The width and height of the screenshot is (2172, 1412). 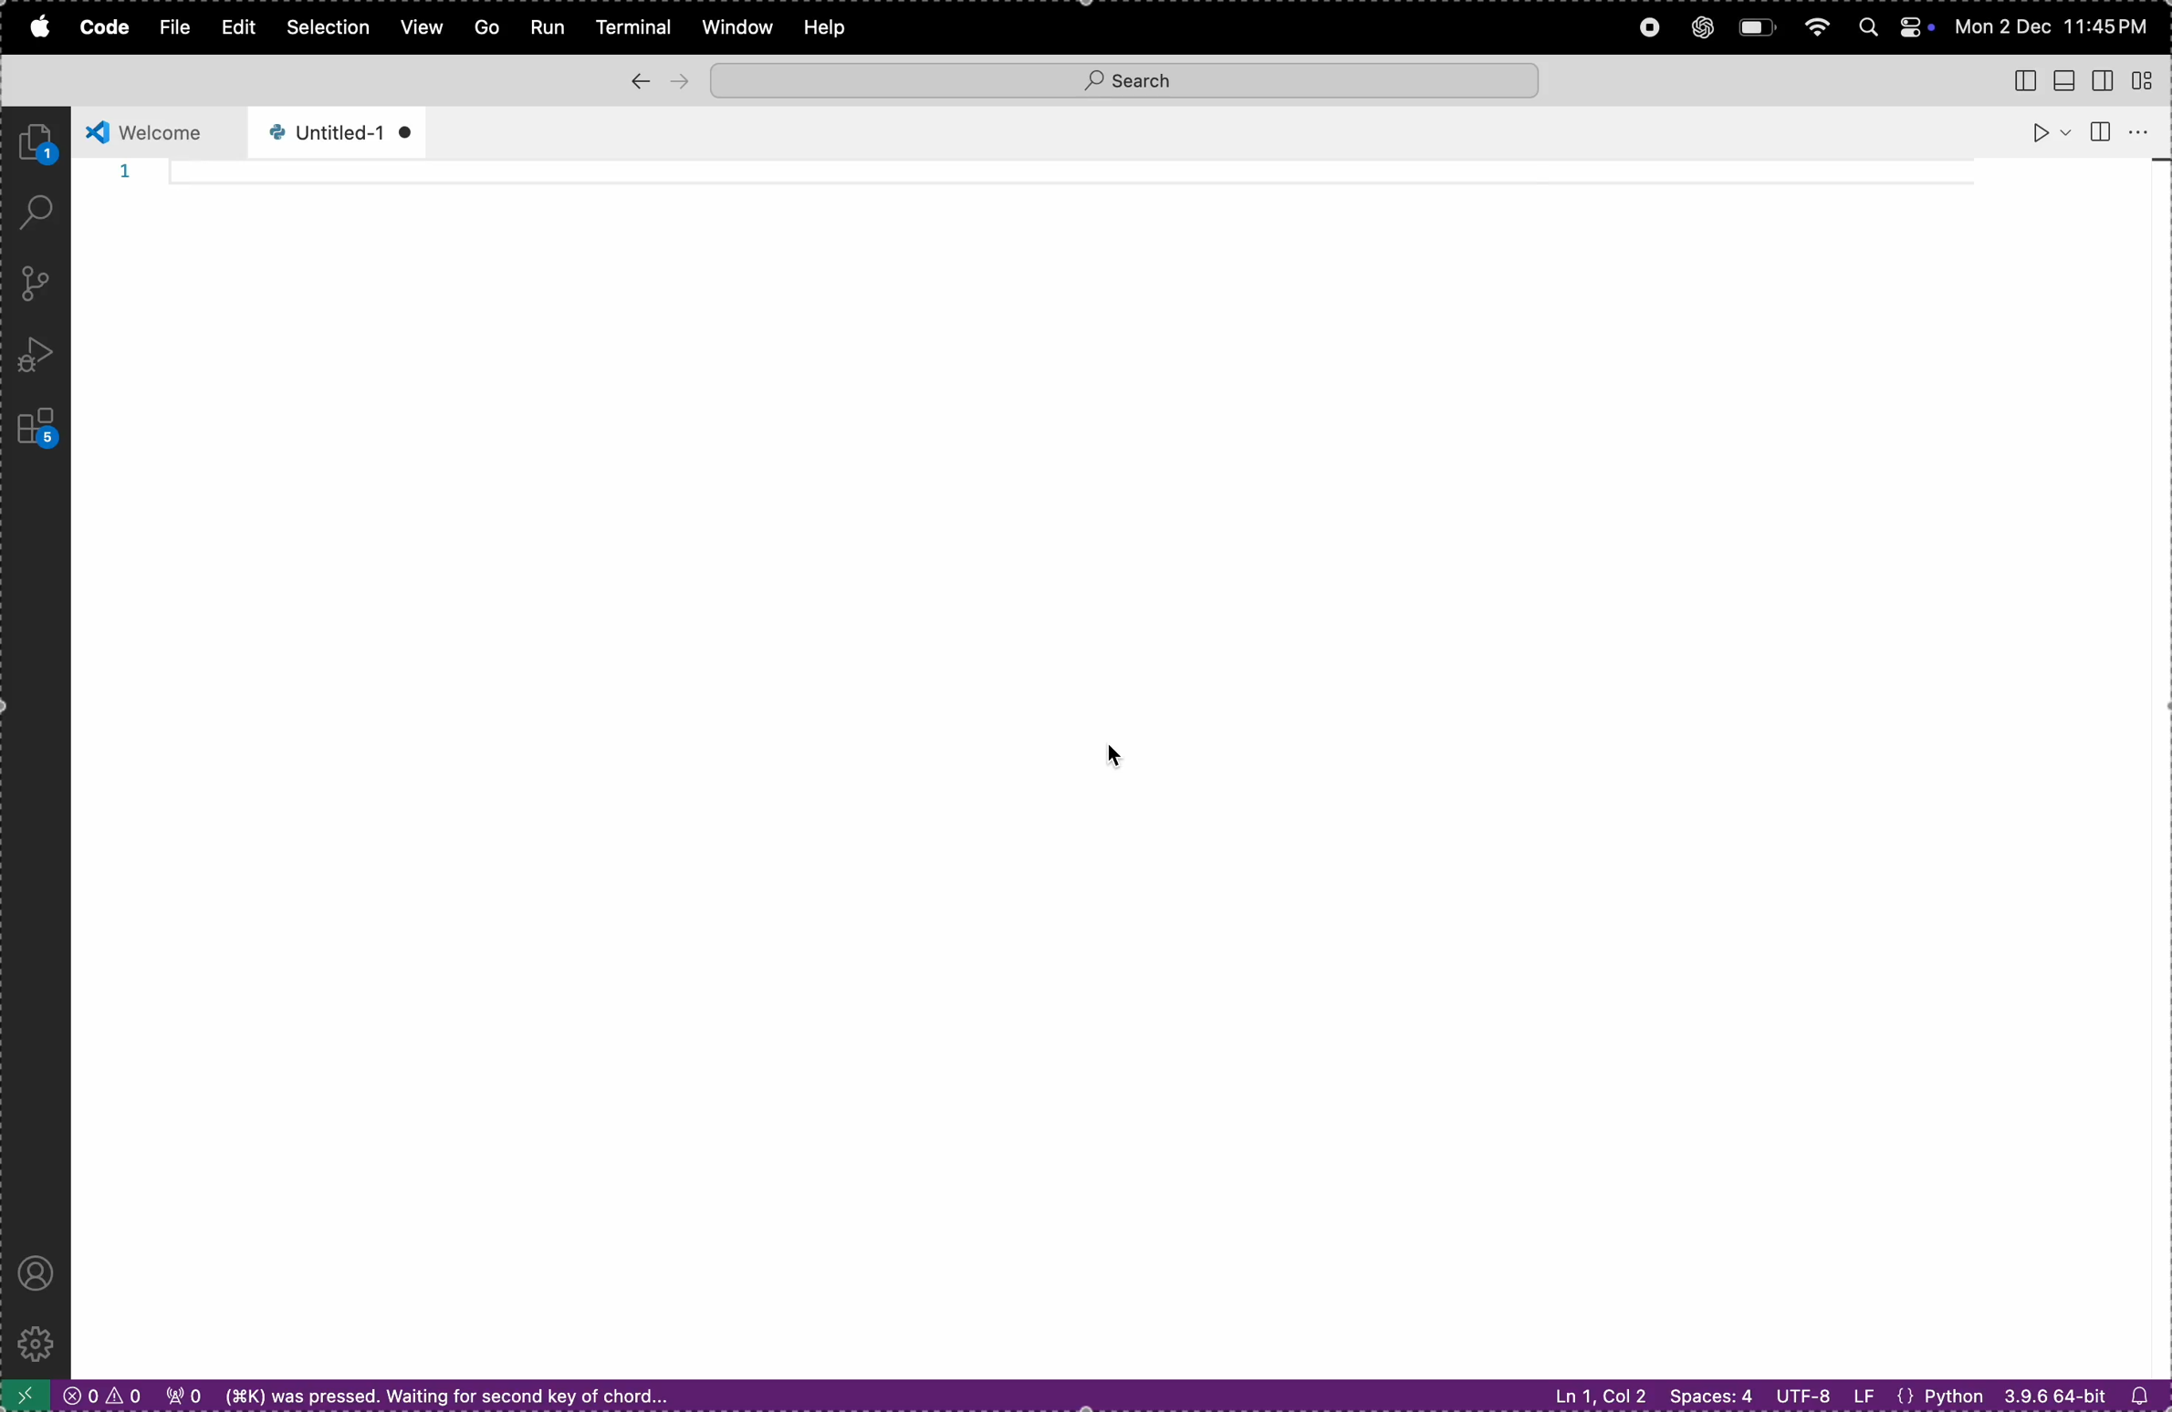 What do you see at coordinates (1709, 1394) in the screenshot?
I see `spaces 4` at bounding box center [1709, 1394].